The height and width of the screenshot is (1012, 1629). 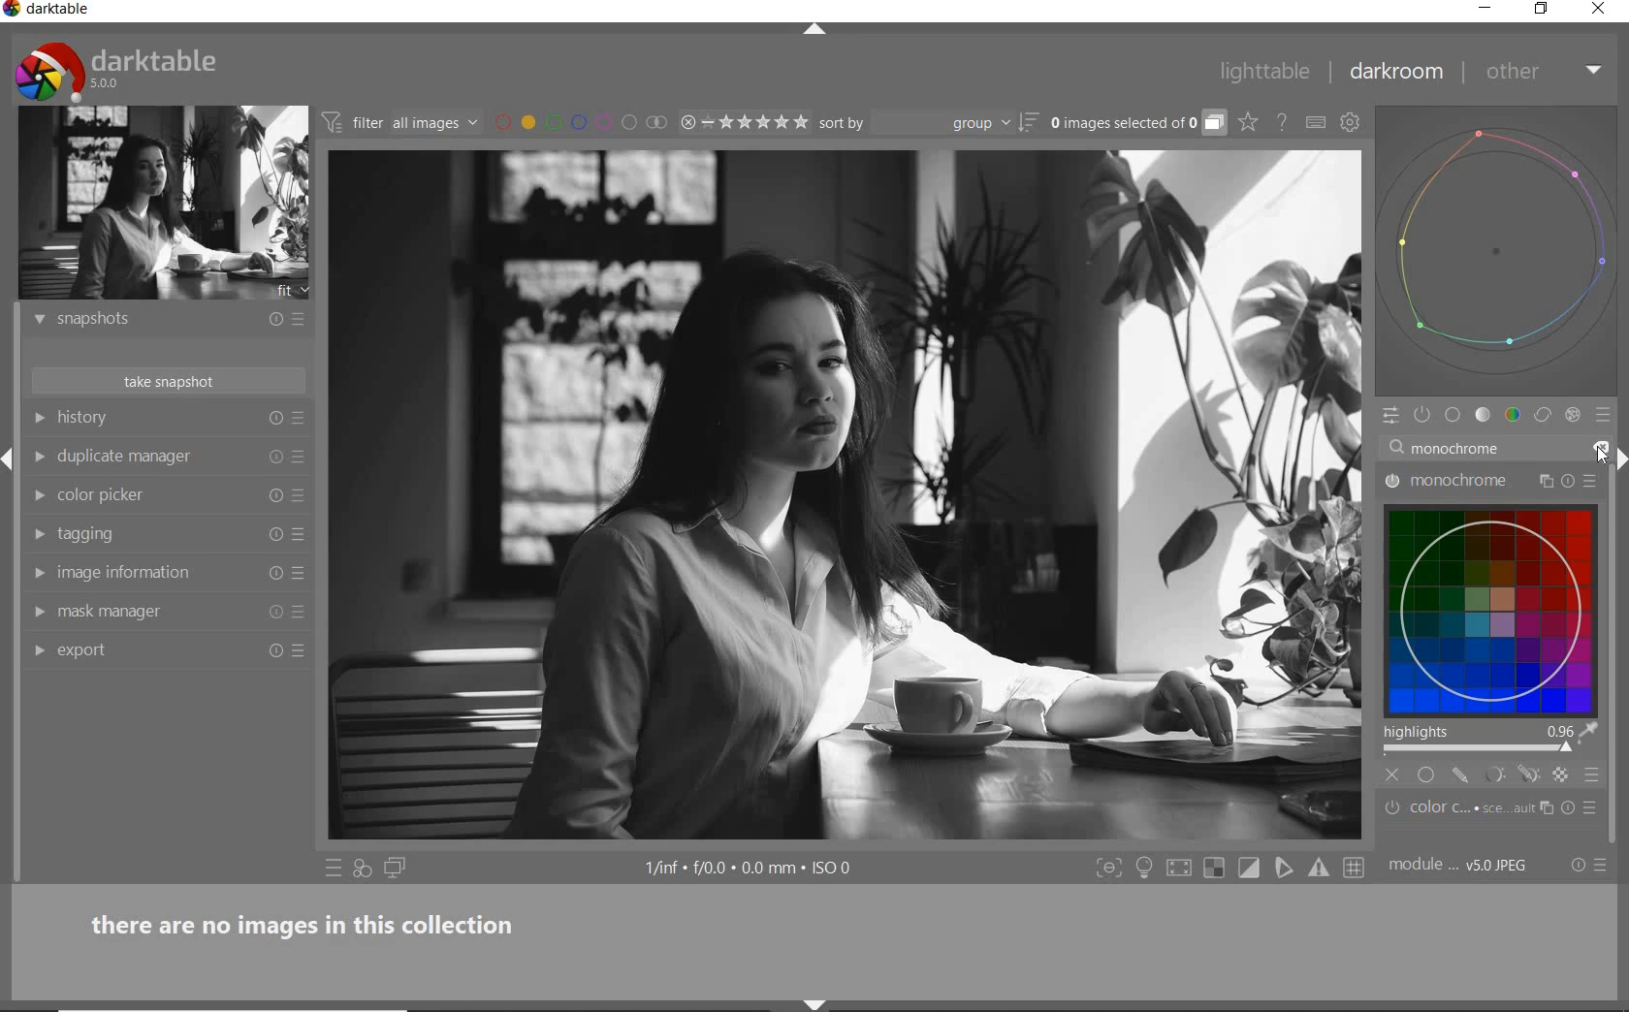 What do you see at coordinates (302, 535) in the screenshot?
I see `preset and preferences` at bounding box center [302, 535].